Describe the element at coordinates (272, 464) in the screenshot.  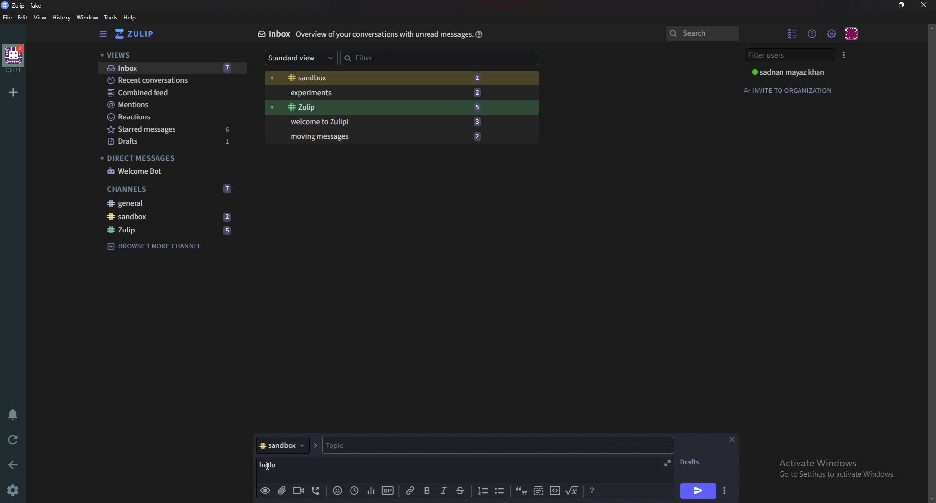
I see `hello` at that location.